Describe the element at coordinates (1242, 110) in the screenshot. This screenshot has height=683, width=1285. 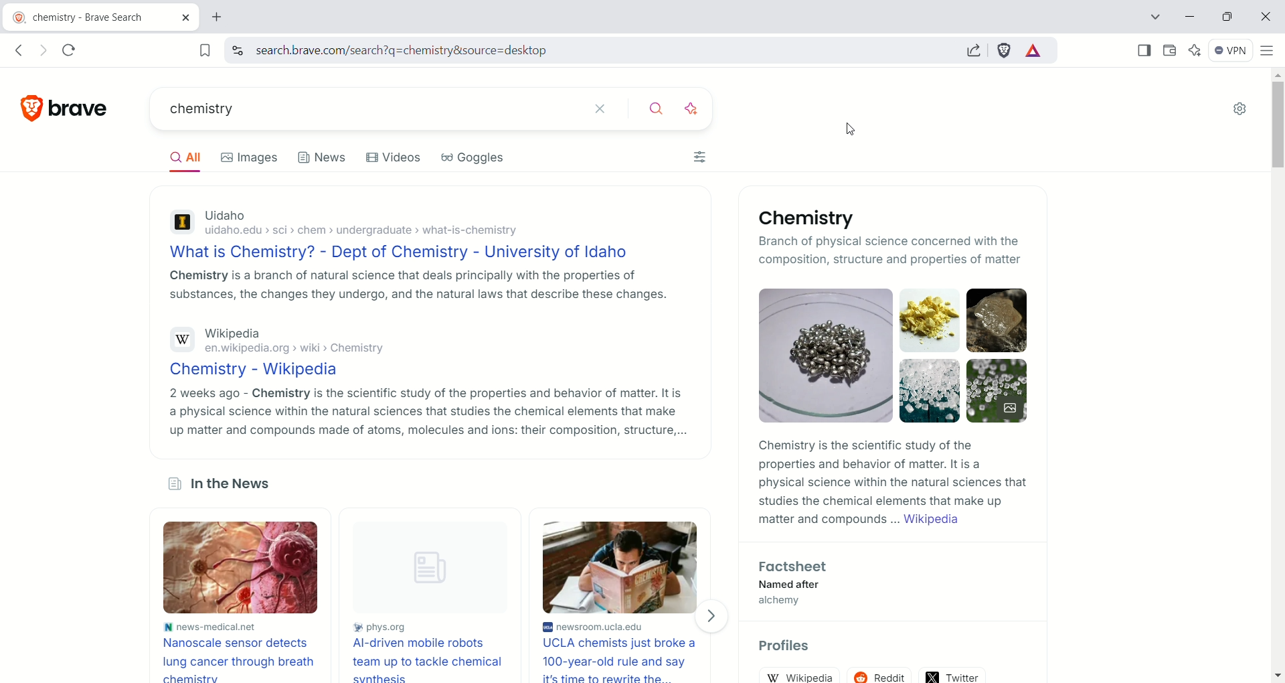
I see `settings` at that location.